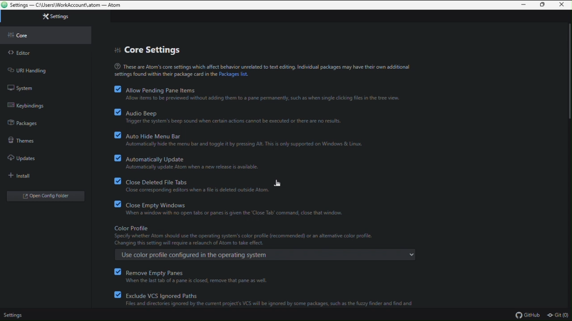  I want to click on checkbox, so click(117, 271).